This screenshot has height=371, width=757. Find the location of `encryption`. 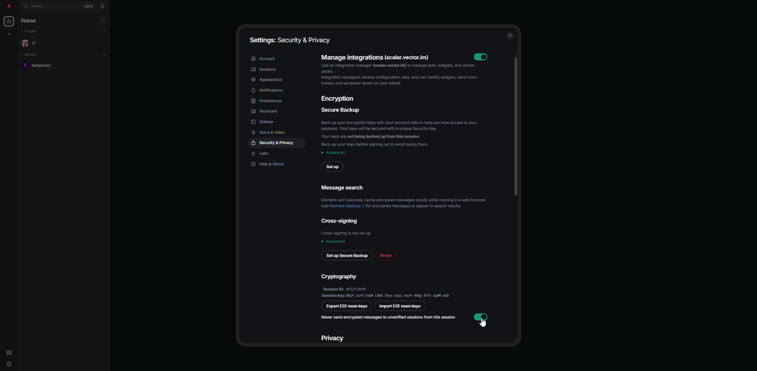

encryption is located at coordinates (338, 99).